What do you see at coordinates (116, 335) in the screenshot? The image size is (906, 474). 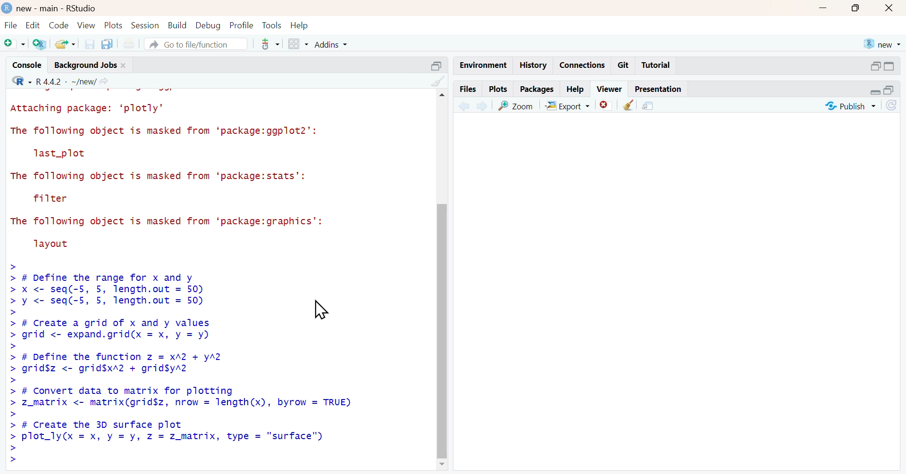 I see `> grid <- expand.grid(x = x, y =y)` at bounding box center [116, 335].